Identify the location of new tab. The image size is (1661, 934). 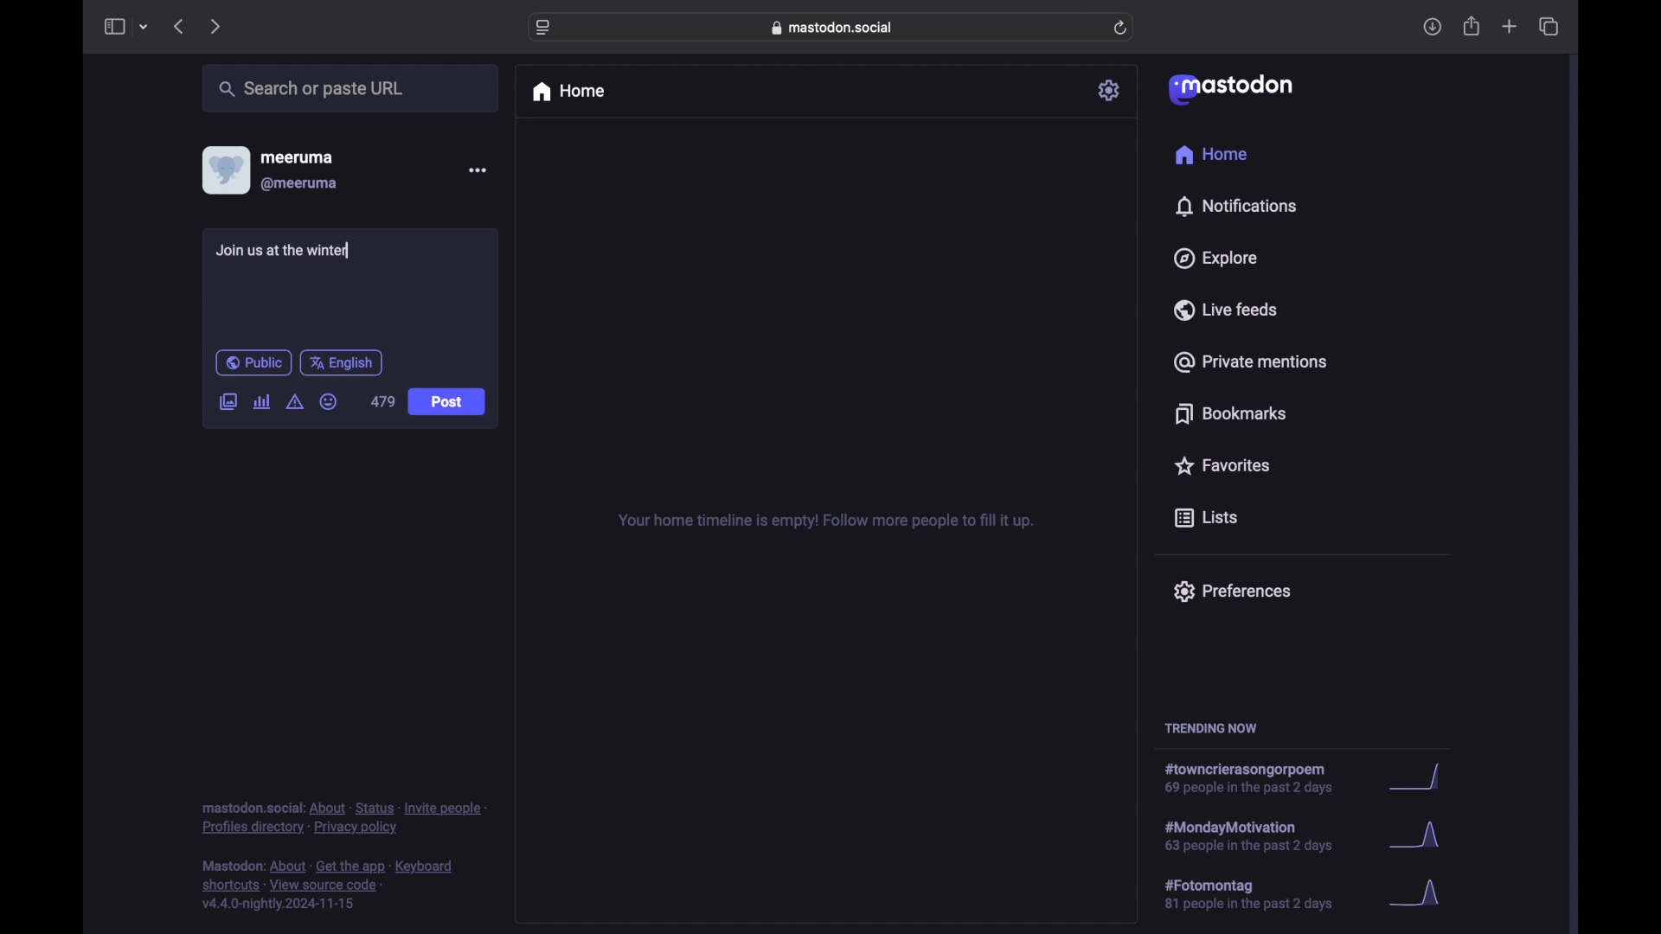
(1510, 26).